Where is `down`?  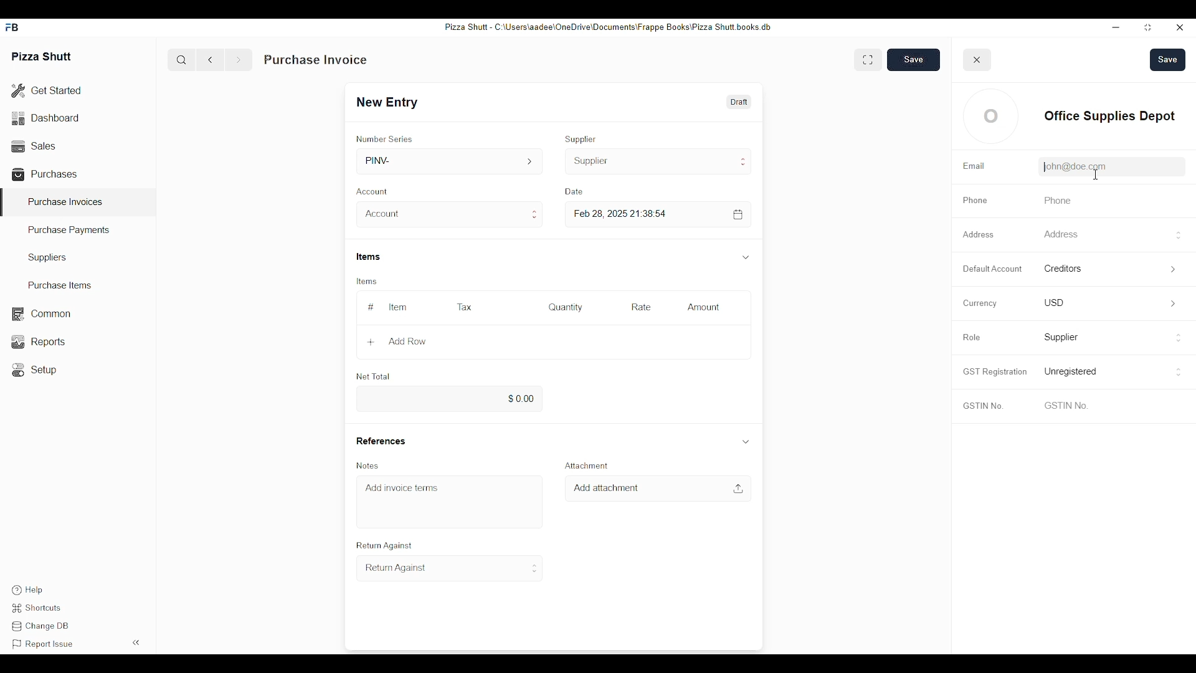 down is located at coordinates (746, 441).